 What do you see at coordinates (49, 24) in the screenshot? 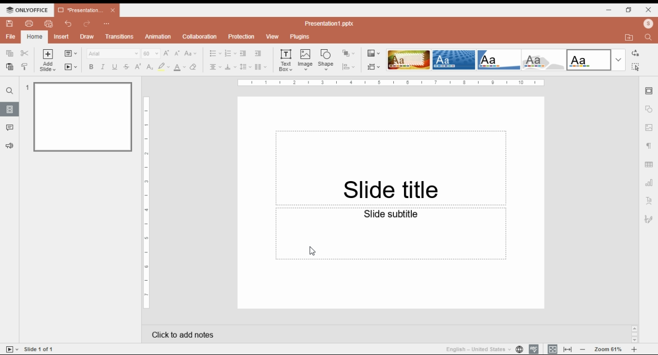
I see `quick print ` at bounding box center [49, 24].